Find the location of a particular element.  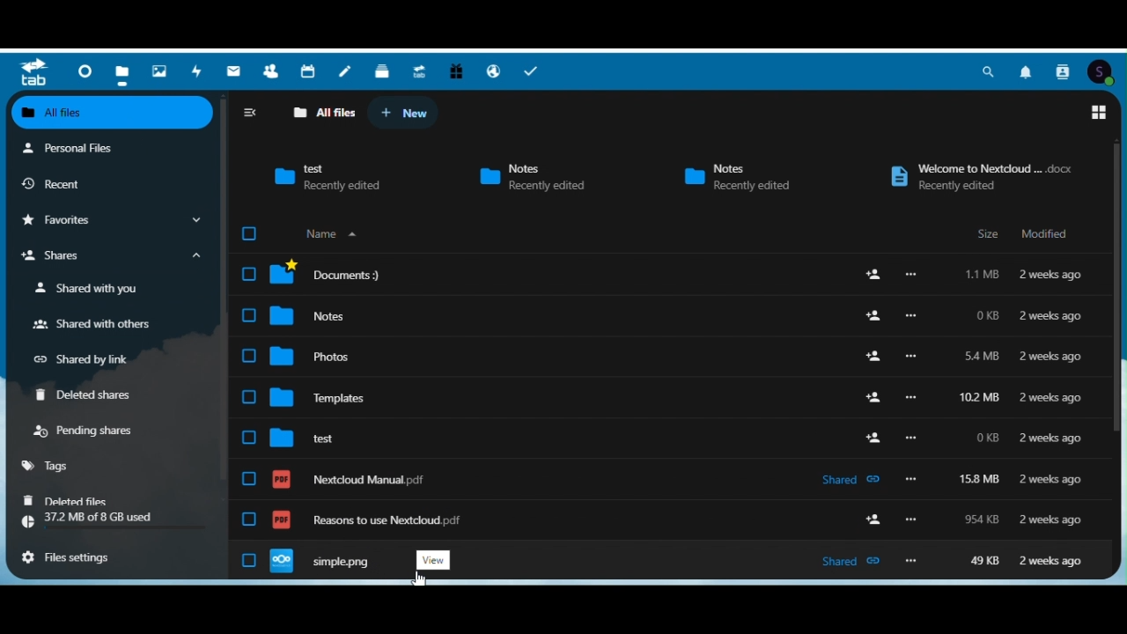

options is located at coordinates (911, 357).